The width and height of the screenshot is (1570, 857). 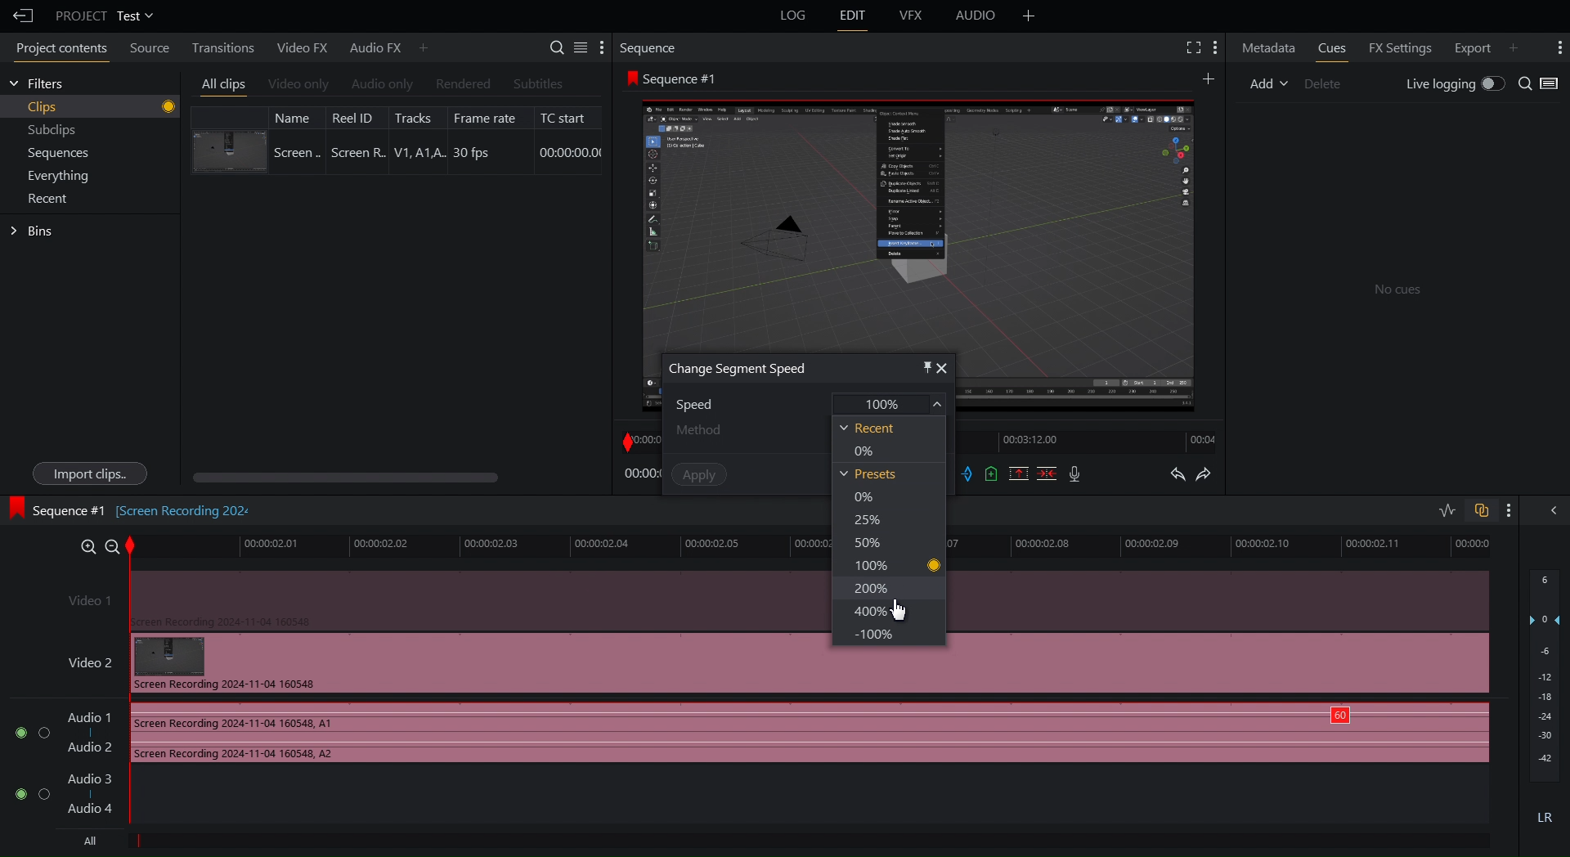 I want to click on Undo, so click(x=1177, y=476).